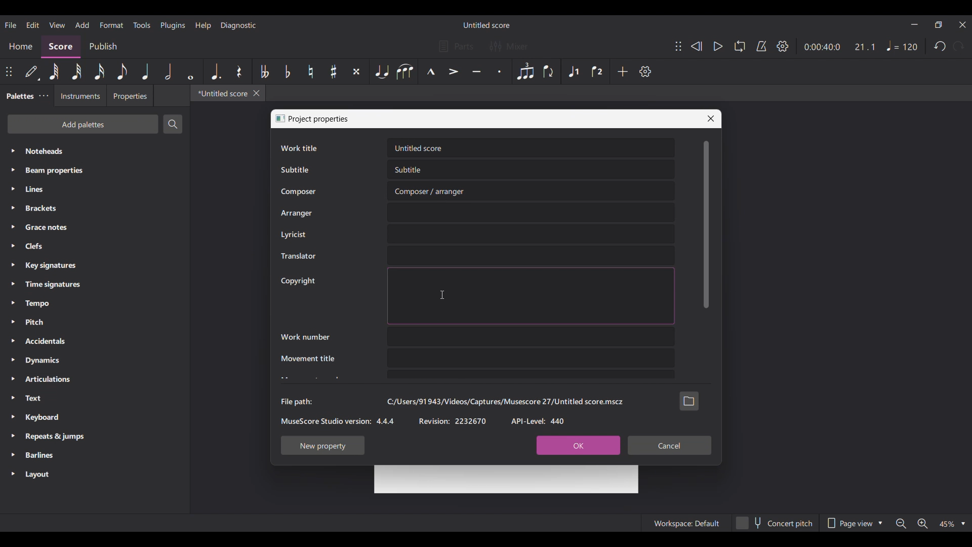  What do you see at coordinates (95, 361) in the screenshot?
I see `Dynamics` at bounding box center [95, 361].